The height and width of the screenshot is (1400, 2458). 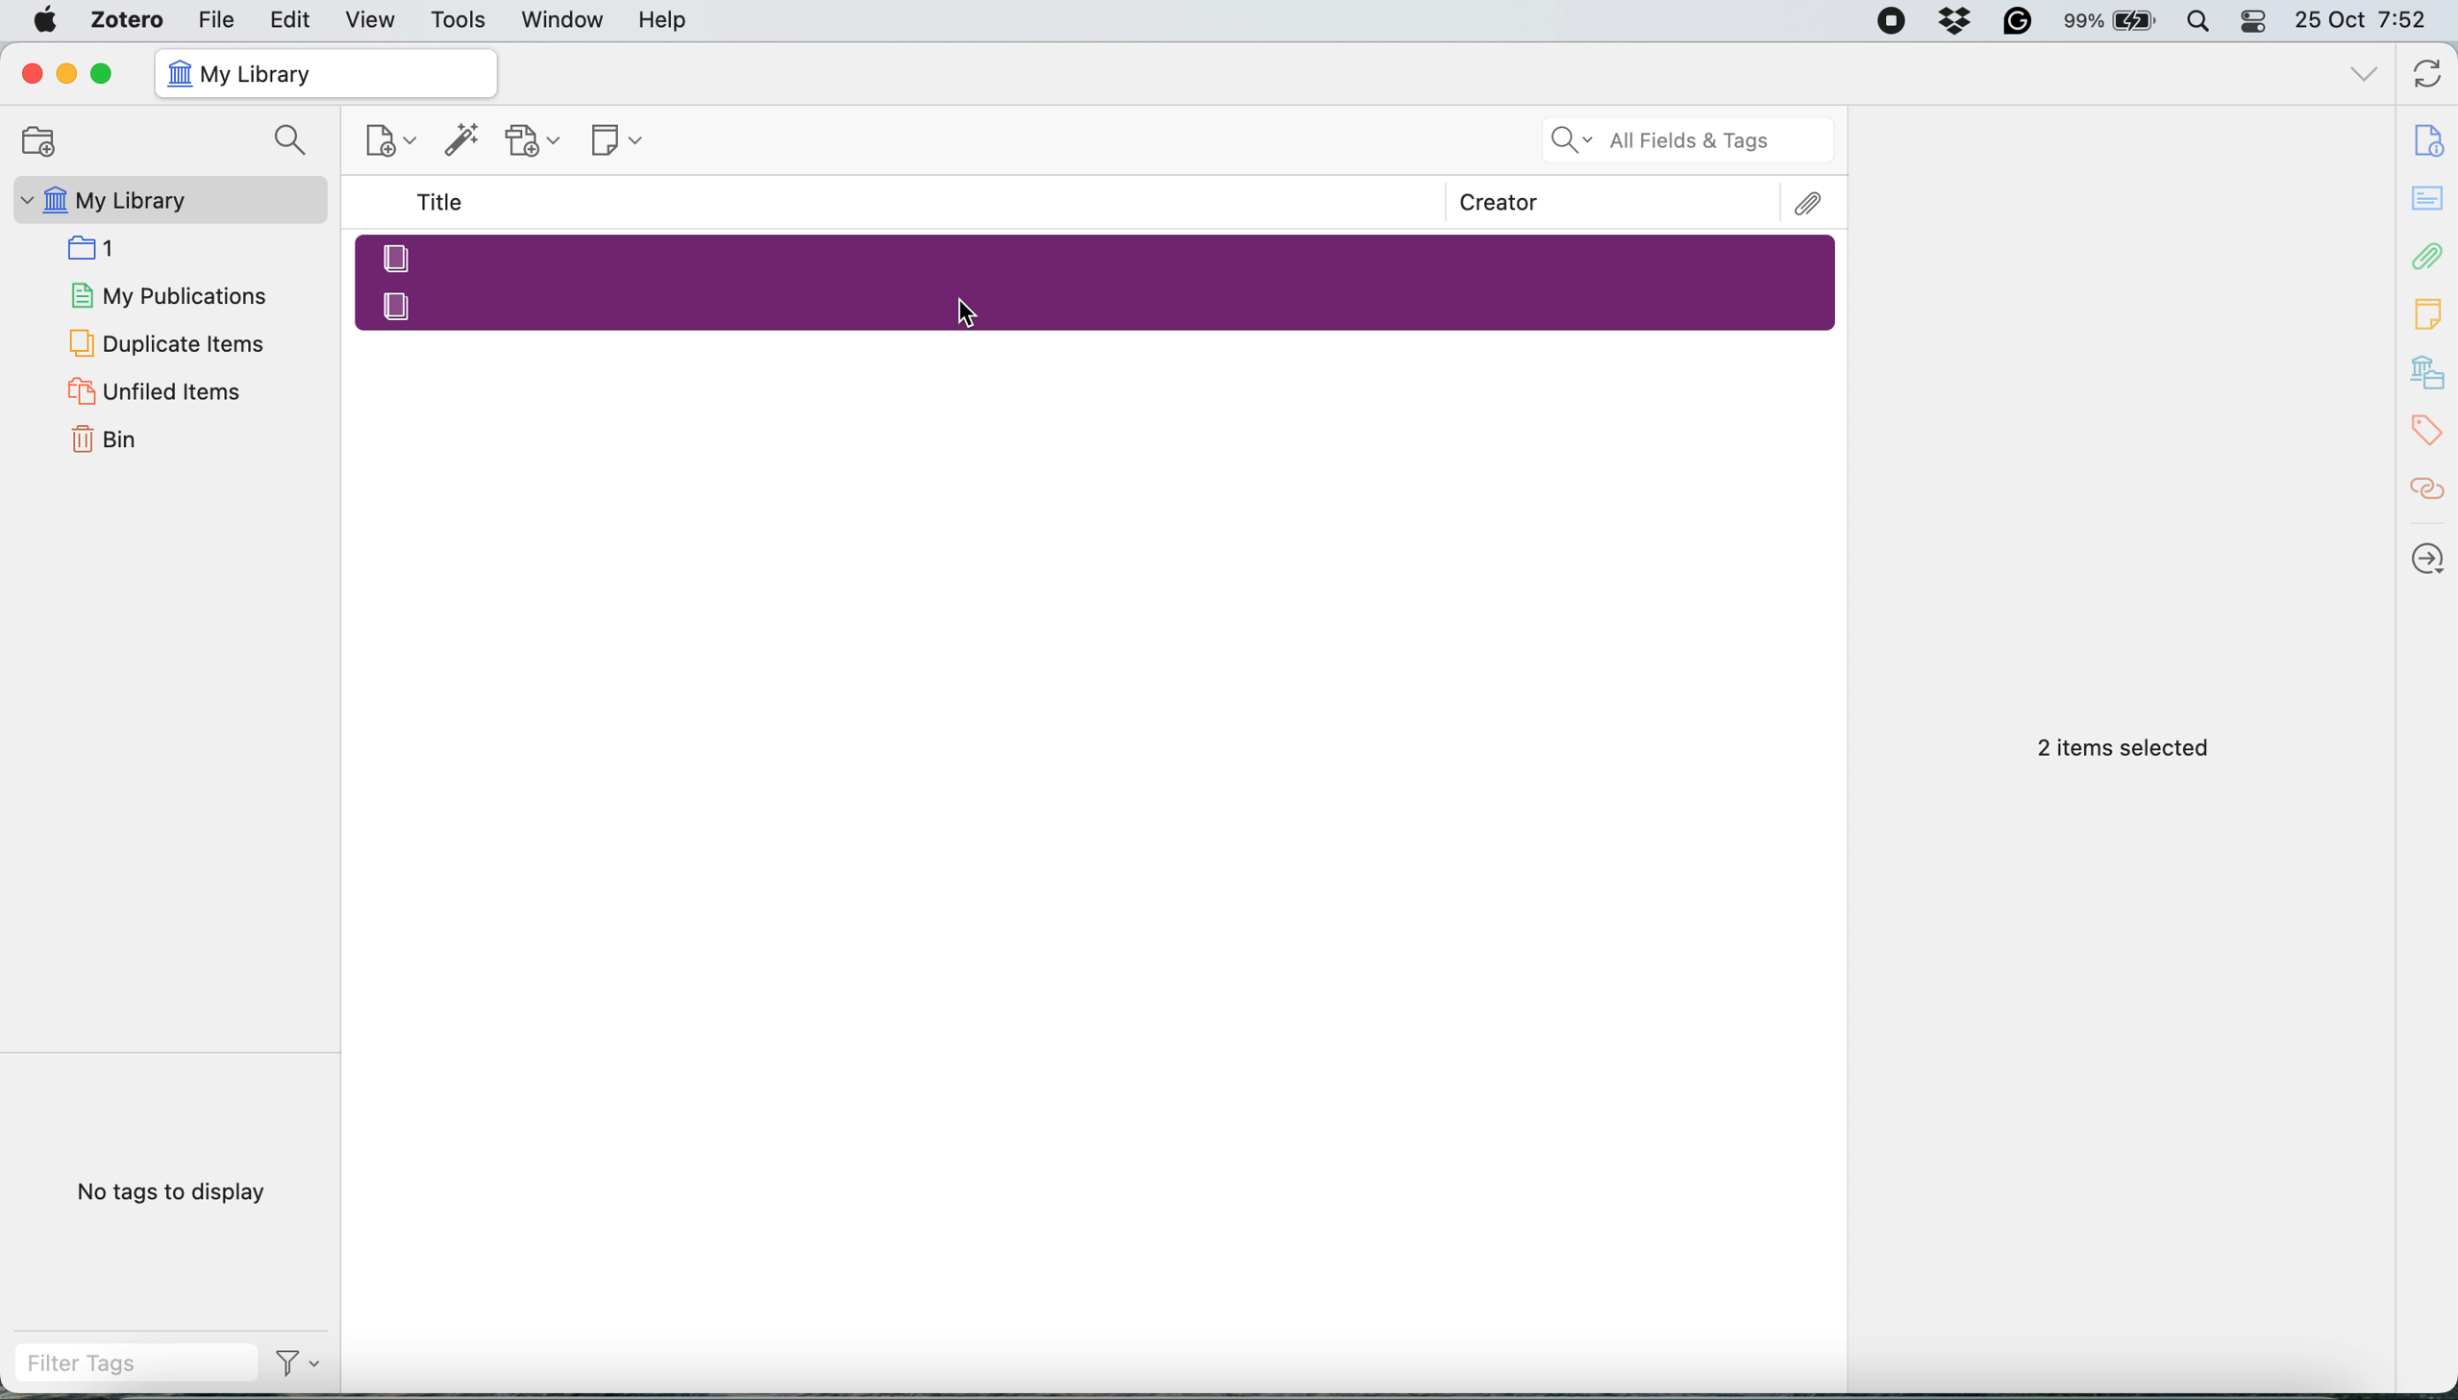 What do you see at coordinates (2255, 20) in the screenshot?
I see `Control Centre` at bounding box center [2255, 20].